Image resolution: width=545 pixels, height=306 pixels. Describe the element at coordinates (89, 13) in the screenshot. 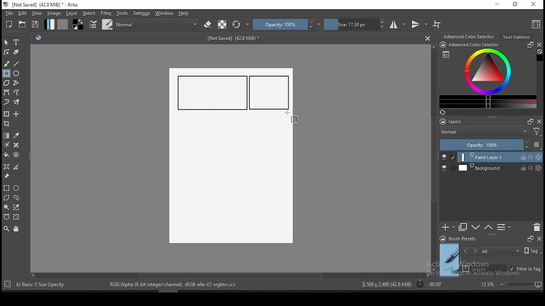

I see `select` at that location.